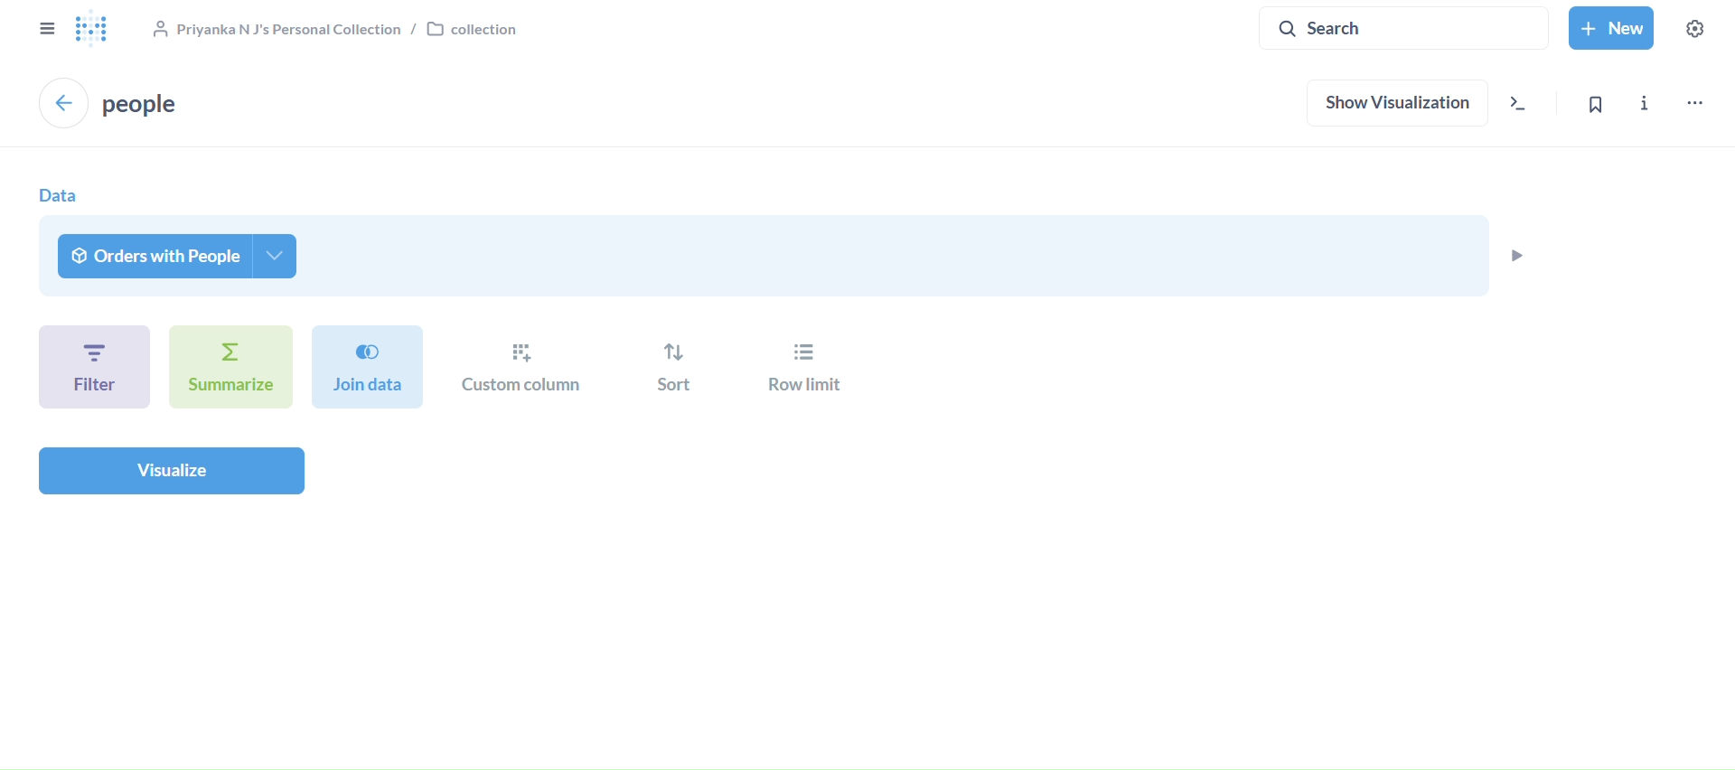 This screenshot has height=770, width=1735. What do you see at coordinates (1605, 104) in the screenshot?
I see `bookmark ` at bounding box center [1605, 104].